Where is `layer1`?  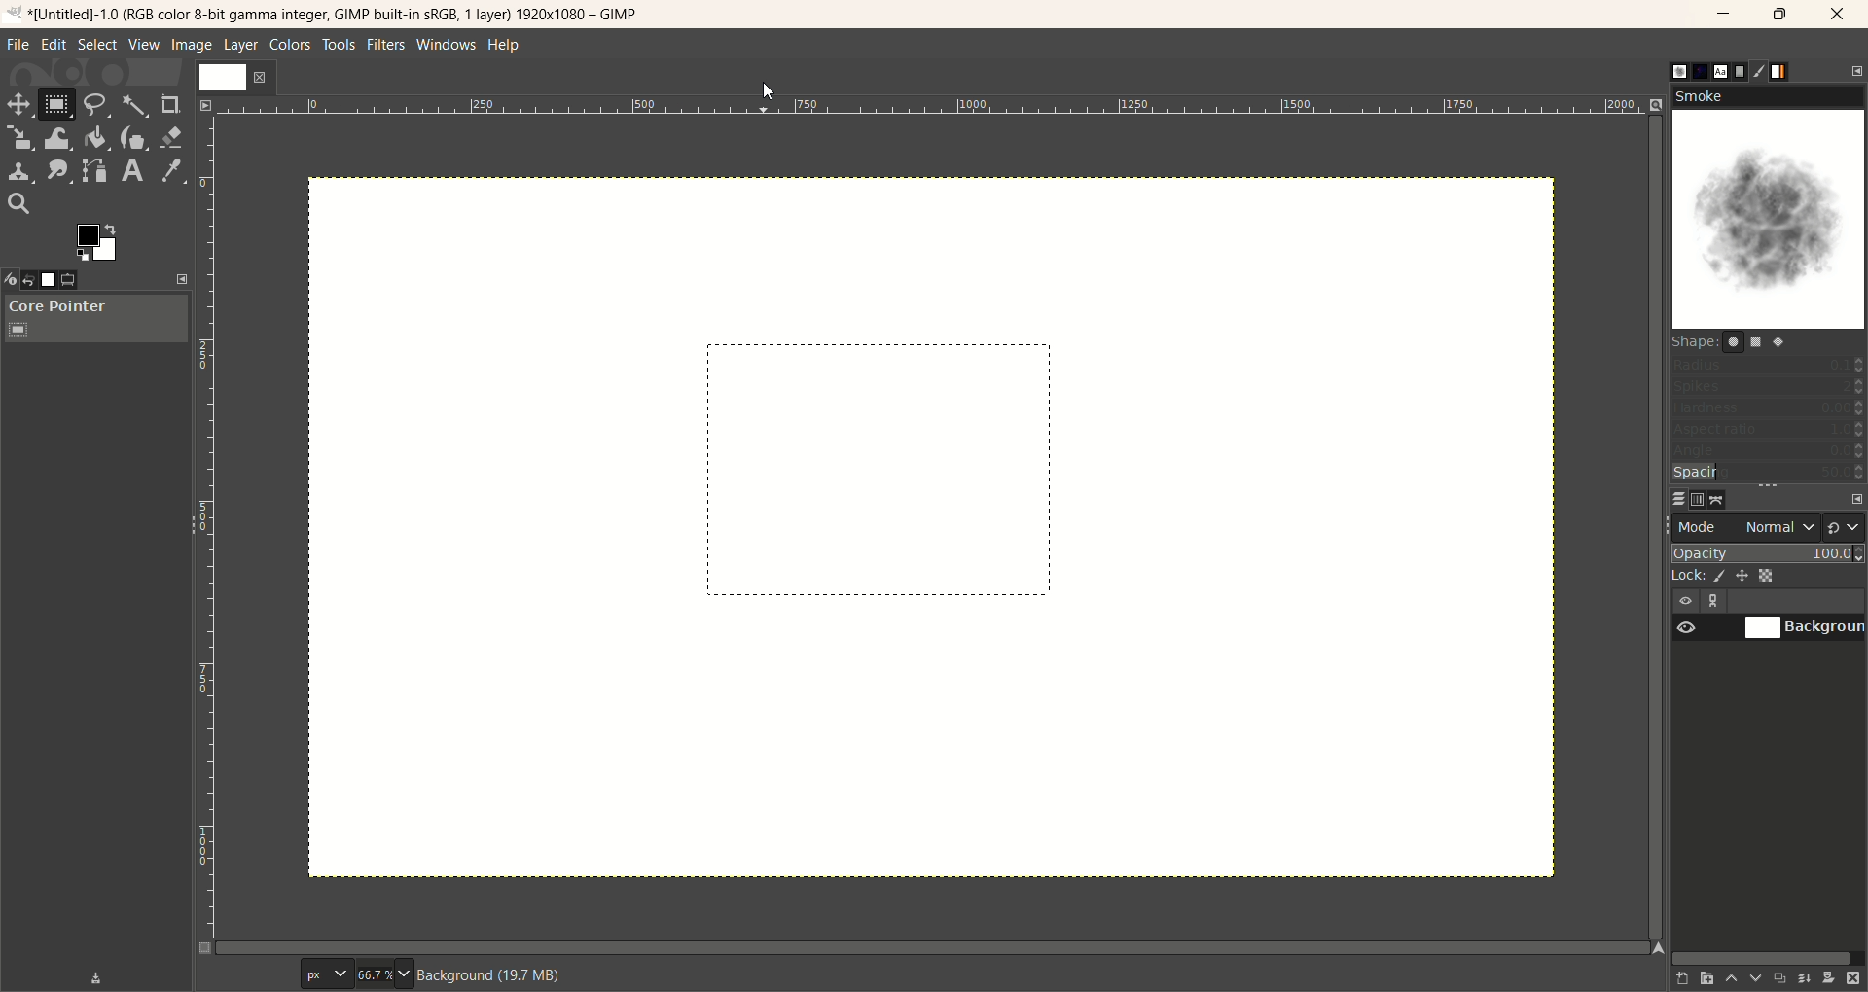
layer1 is located at coordinates (237, 79).